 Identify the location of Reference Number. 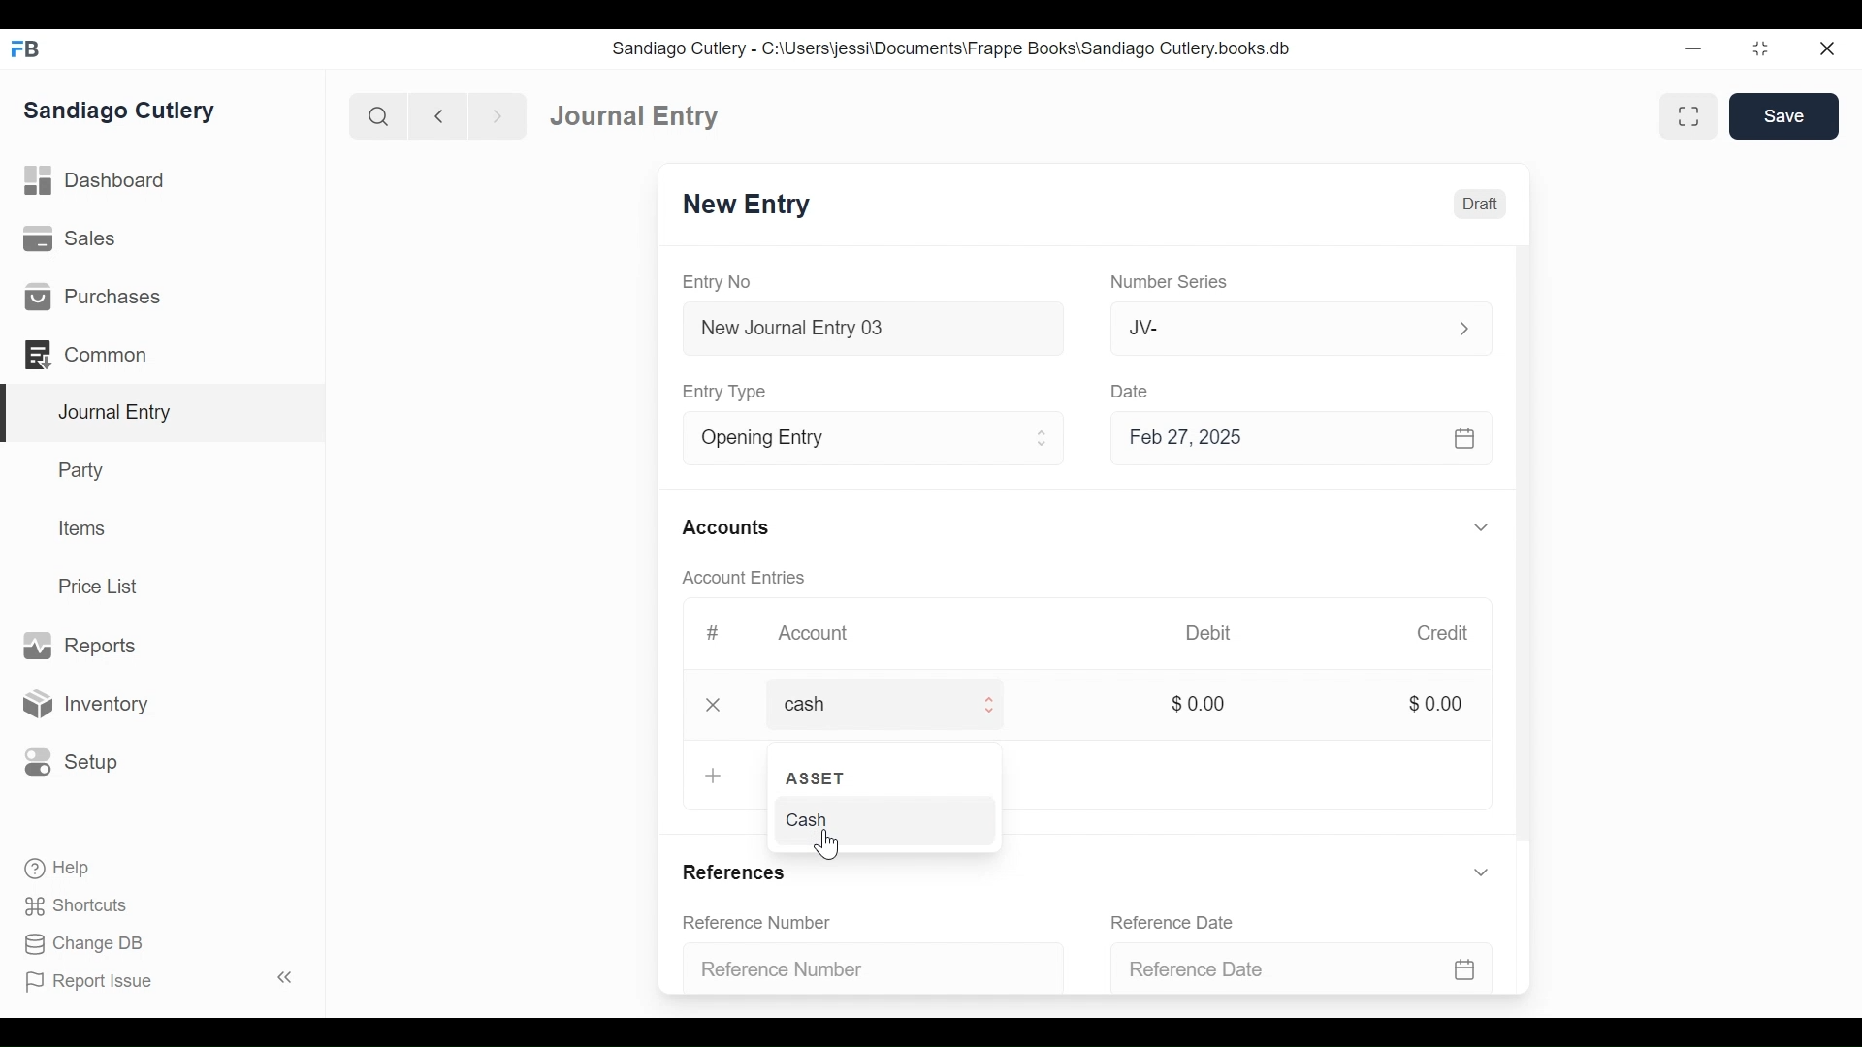
(757, 924).